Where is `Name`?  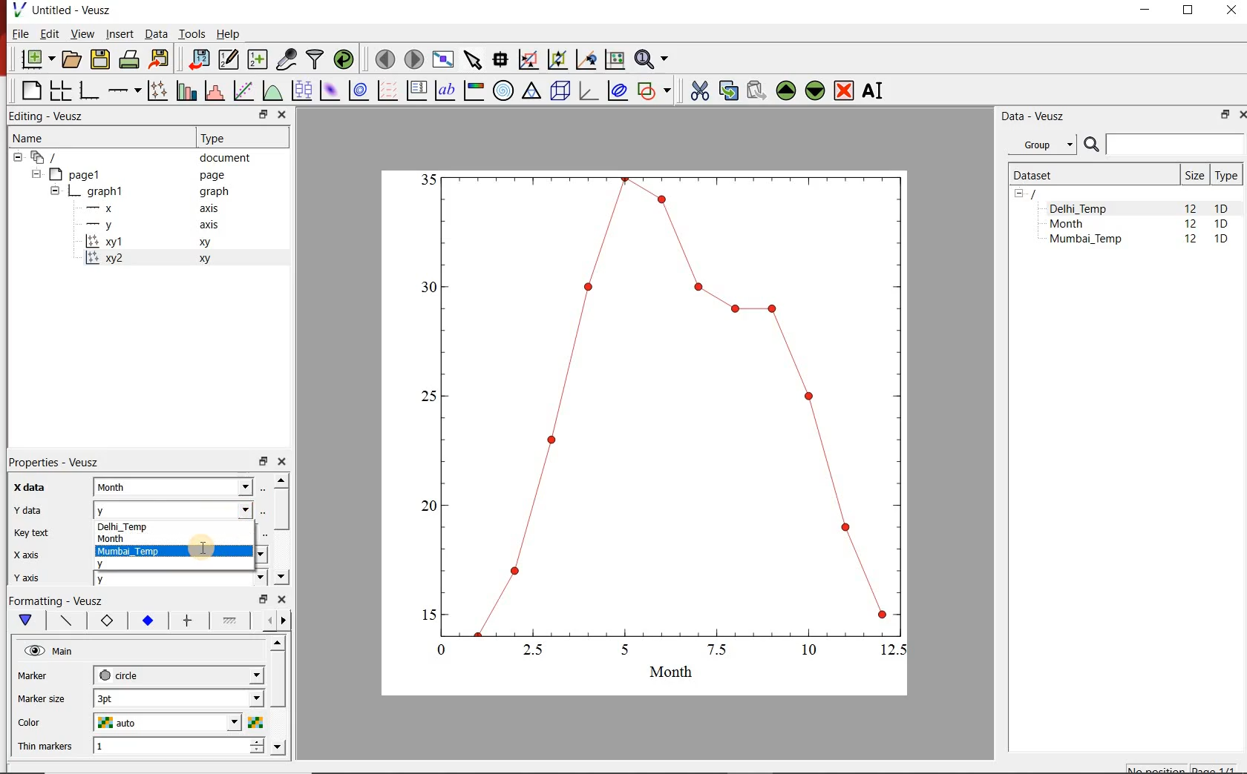
Name is located at coordinates (30, 137).